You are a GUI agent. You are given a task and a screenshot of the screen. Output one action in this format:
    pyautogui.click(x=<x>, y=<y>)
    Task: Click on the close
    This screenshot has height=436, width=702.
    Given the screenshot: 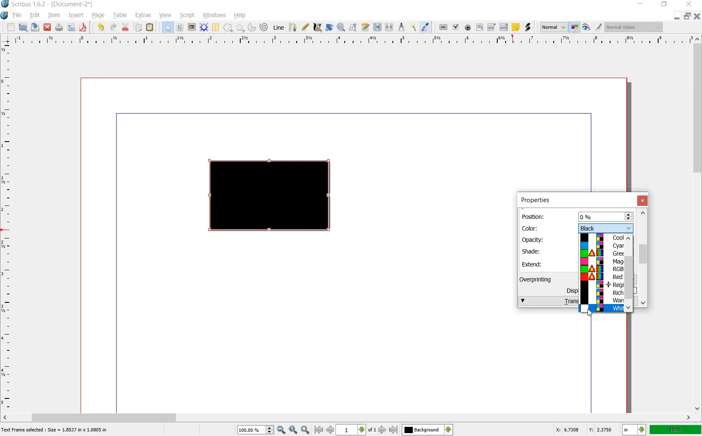 What is the action you would take?
    pyautogui.click(x=690, y=4)
    